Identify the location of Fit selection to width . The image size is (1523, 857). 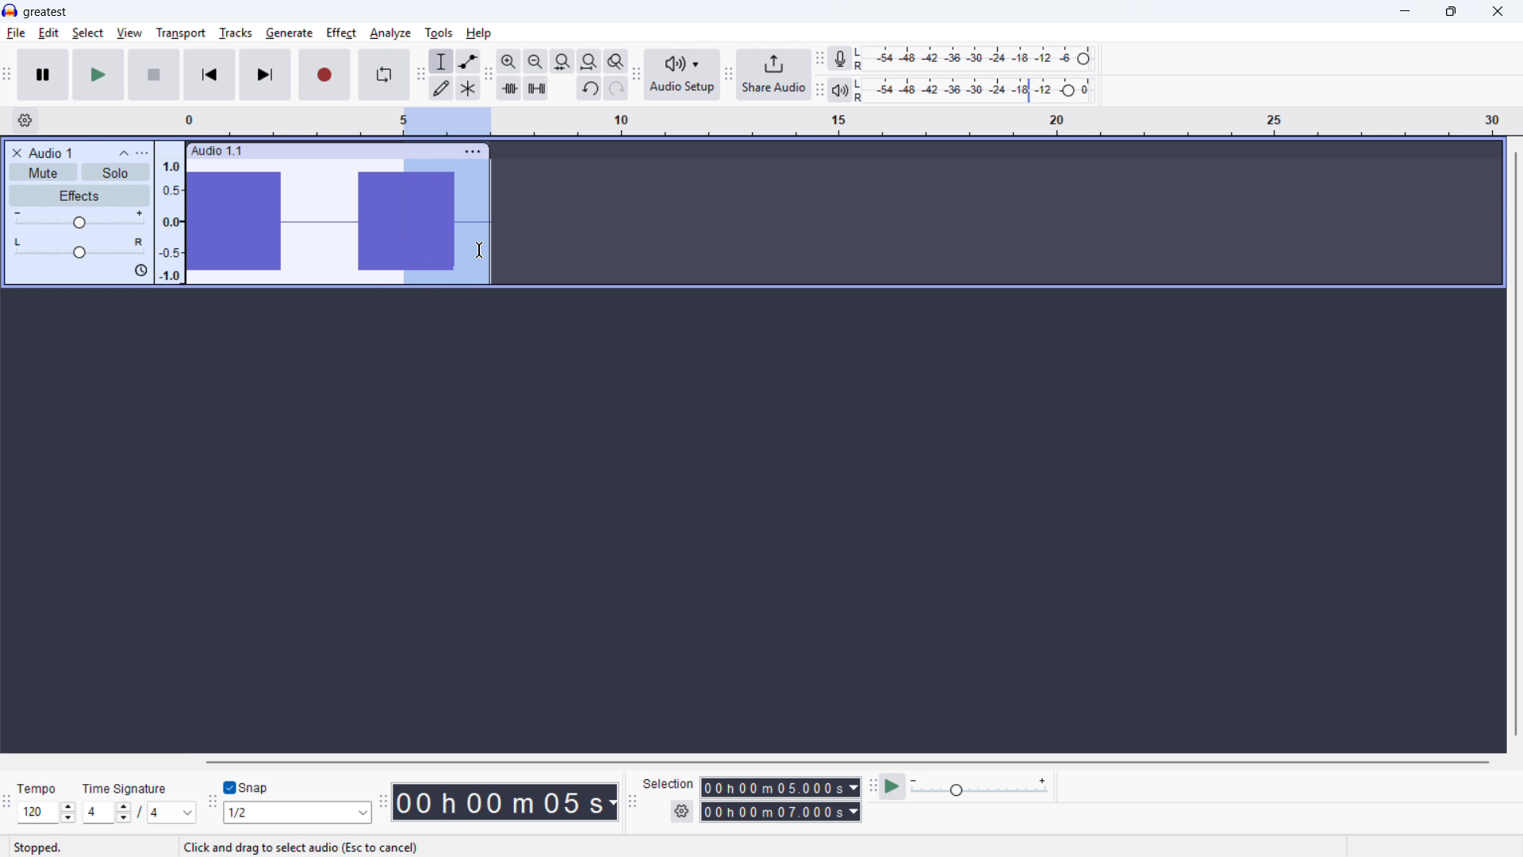
(562, 62).